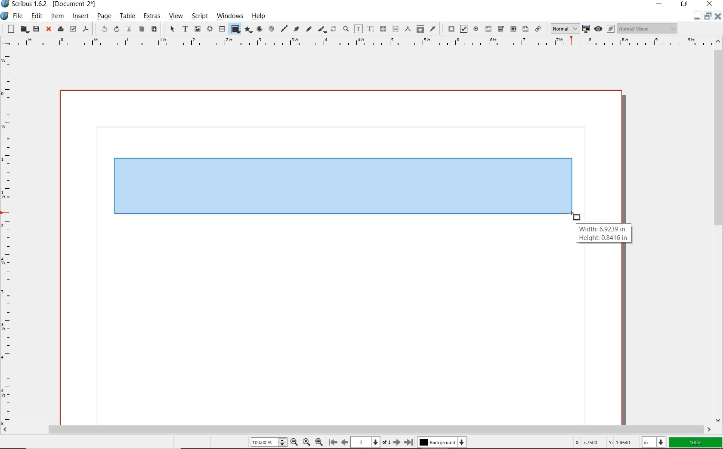 Image resolution: width=723 pixels, height=449 pixels. Describe the element at coordinates (209, 29) in the screenshot. I see `render frame` at that location.